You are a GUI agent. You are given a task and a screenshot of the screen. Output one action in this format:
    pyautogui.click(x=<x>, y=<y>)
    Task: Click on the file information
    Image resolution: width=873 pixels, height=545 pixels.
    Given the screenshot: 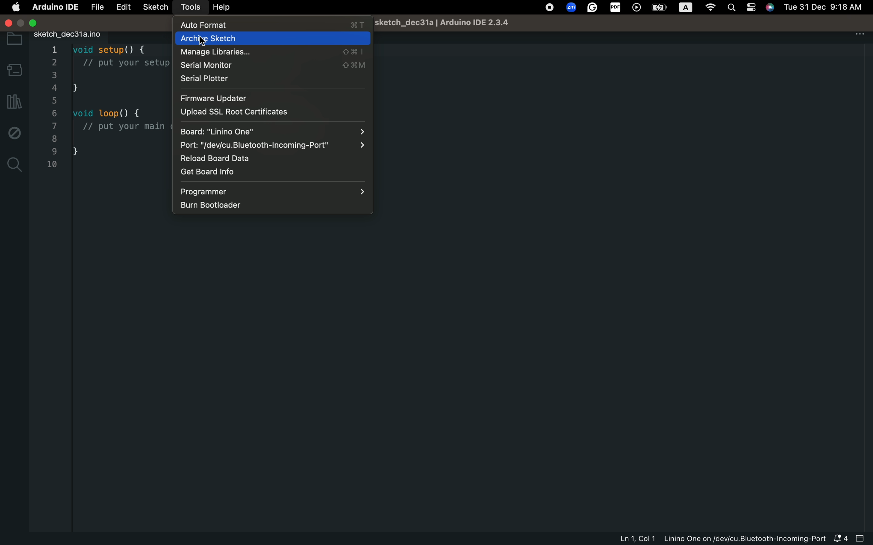 What is the action you would take?
    pyautogui.click(x=720, y=539)
    